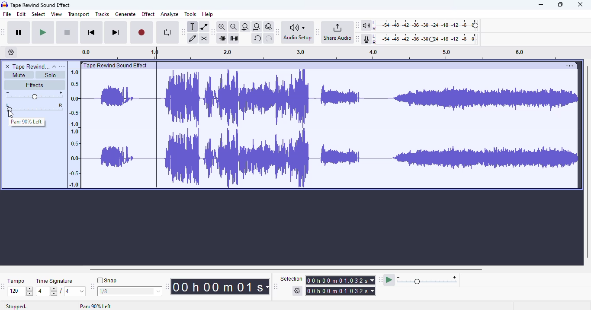  I want to click on snap, so click(107, 280).